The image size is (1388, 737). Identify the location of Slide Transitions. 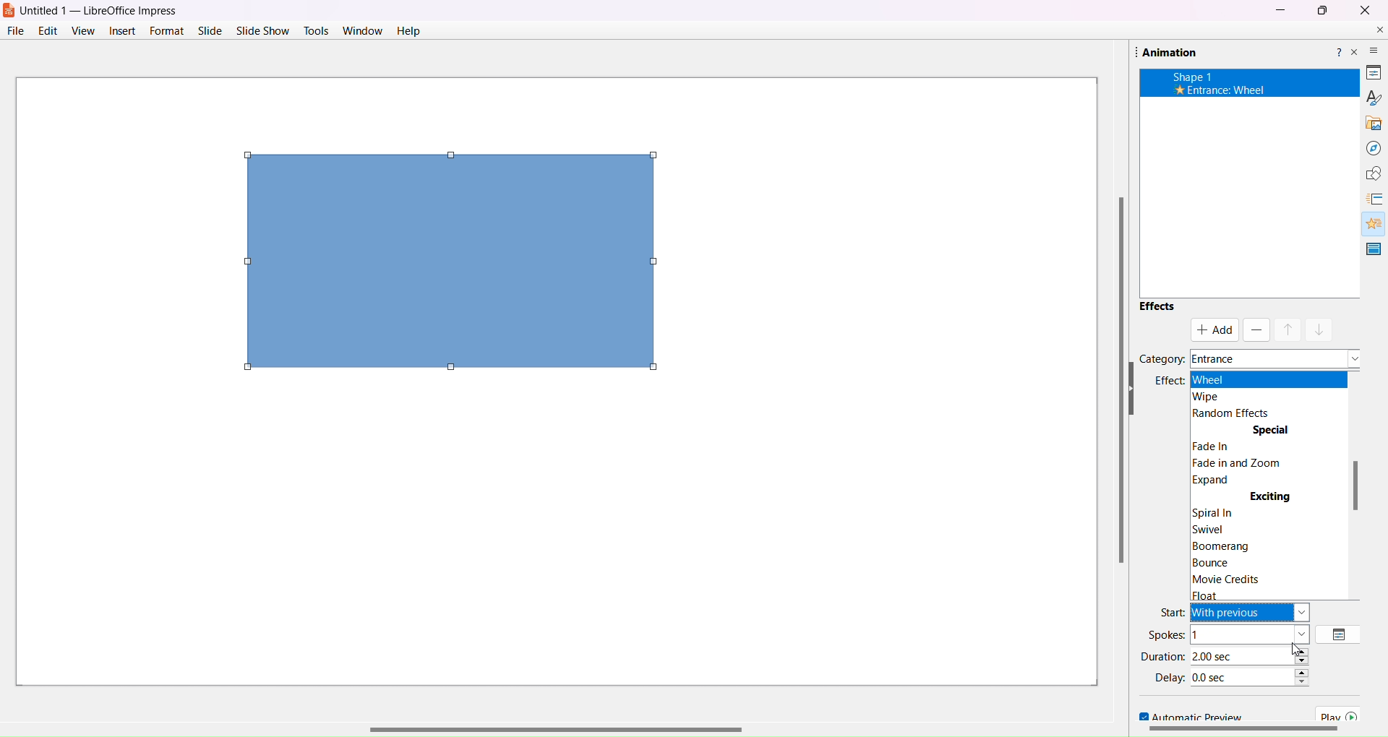
(1373, 199).